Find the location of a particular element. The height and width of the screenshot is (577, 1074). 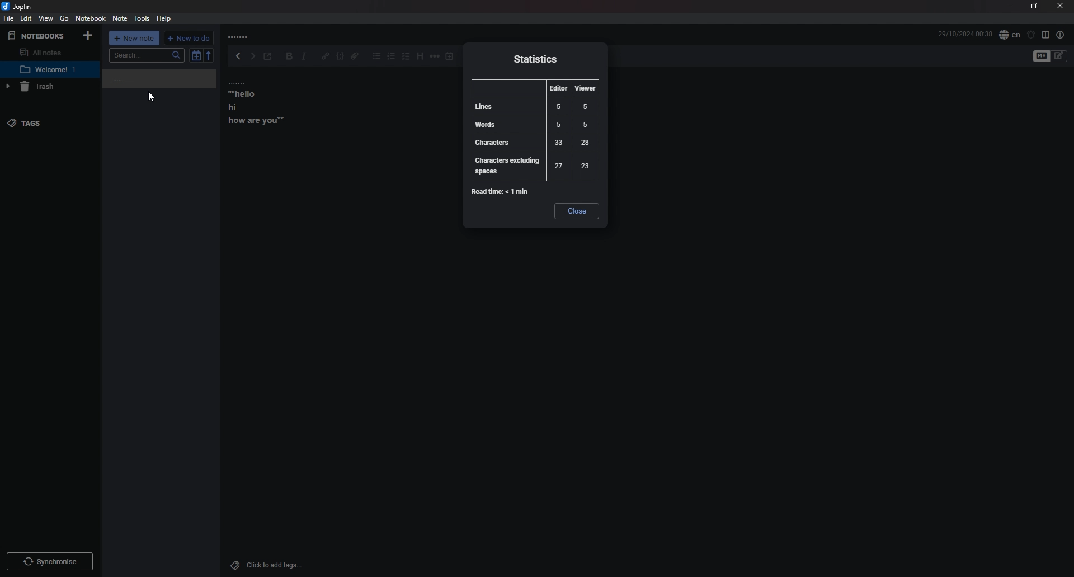

search is located at coordinates (148, 55).